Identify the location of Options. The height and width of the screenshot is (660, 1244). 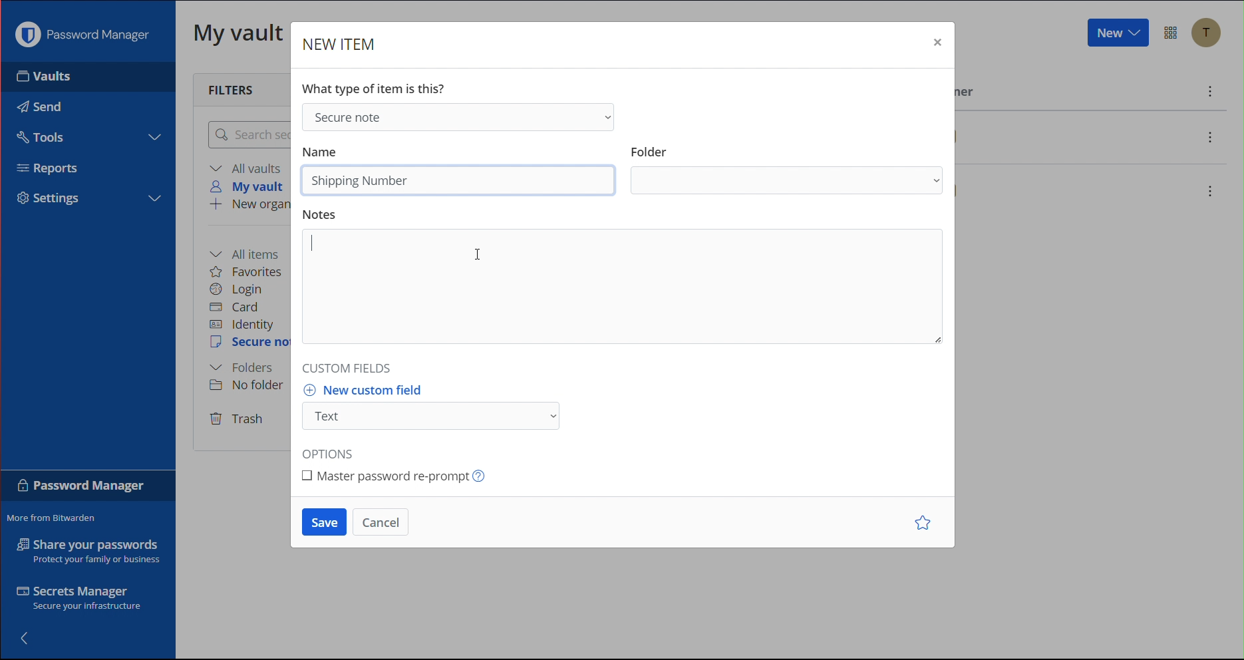
(331, 451).